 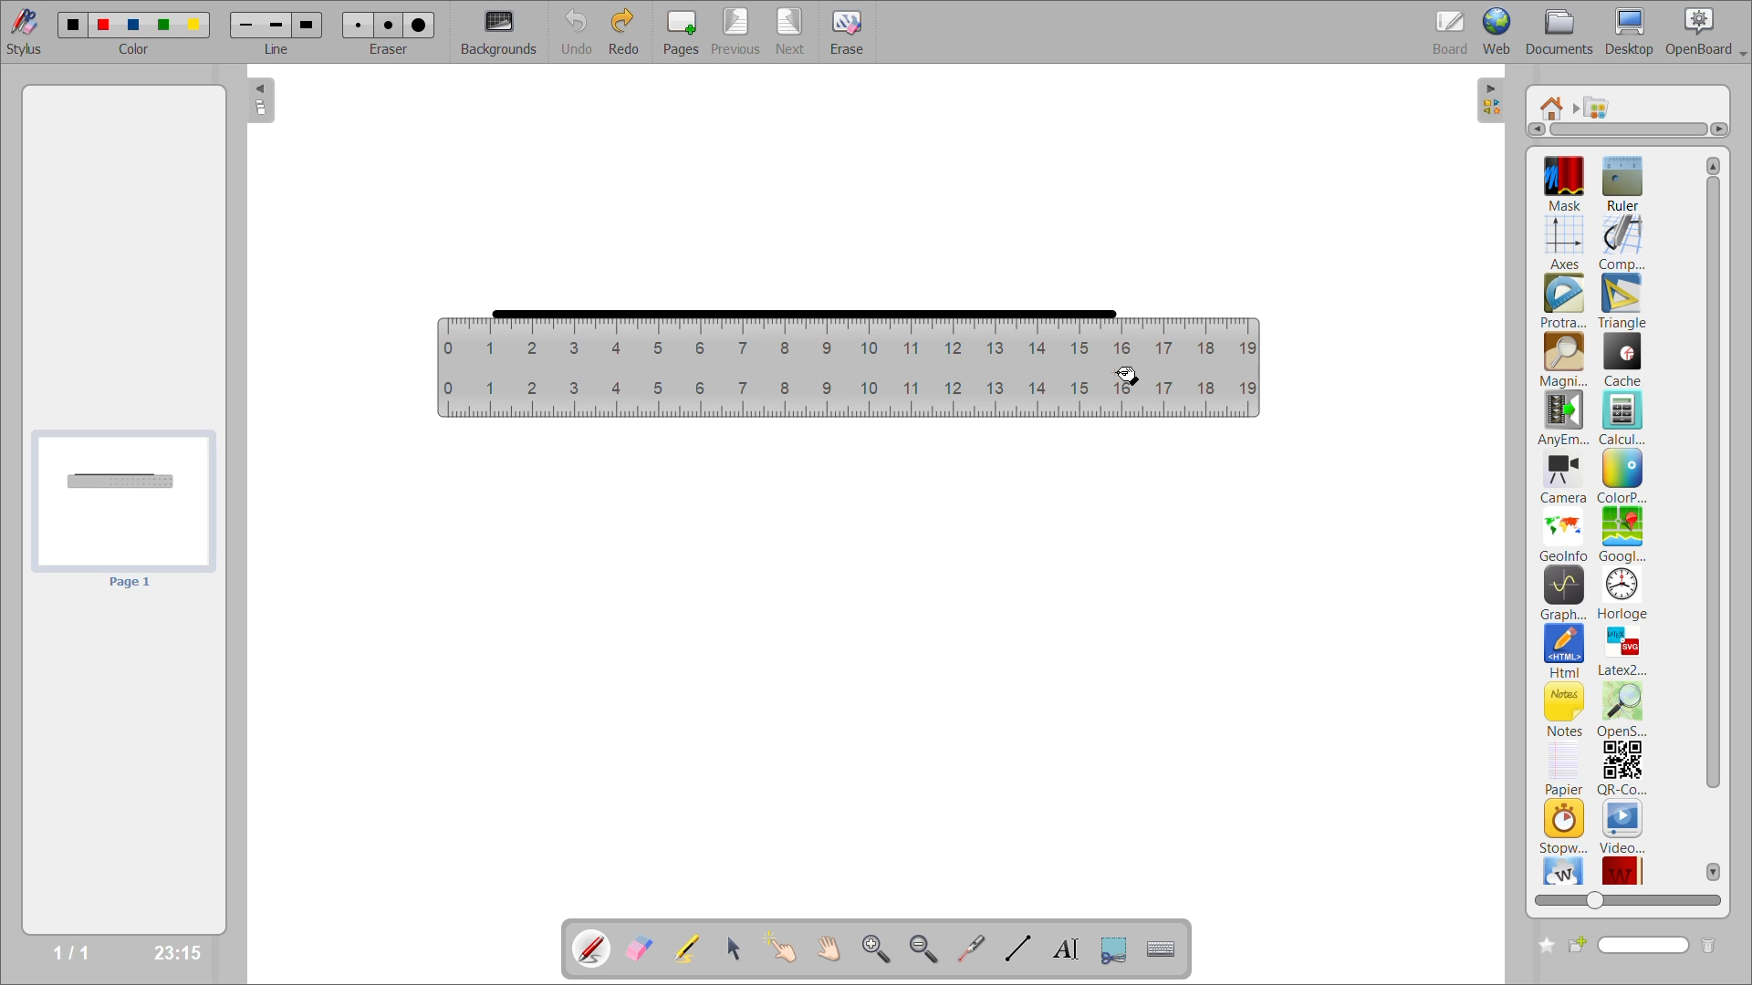 I want to click on zoom out, so click(x=926, y=948).